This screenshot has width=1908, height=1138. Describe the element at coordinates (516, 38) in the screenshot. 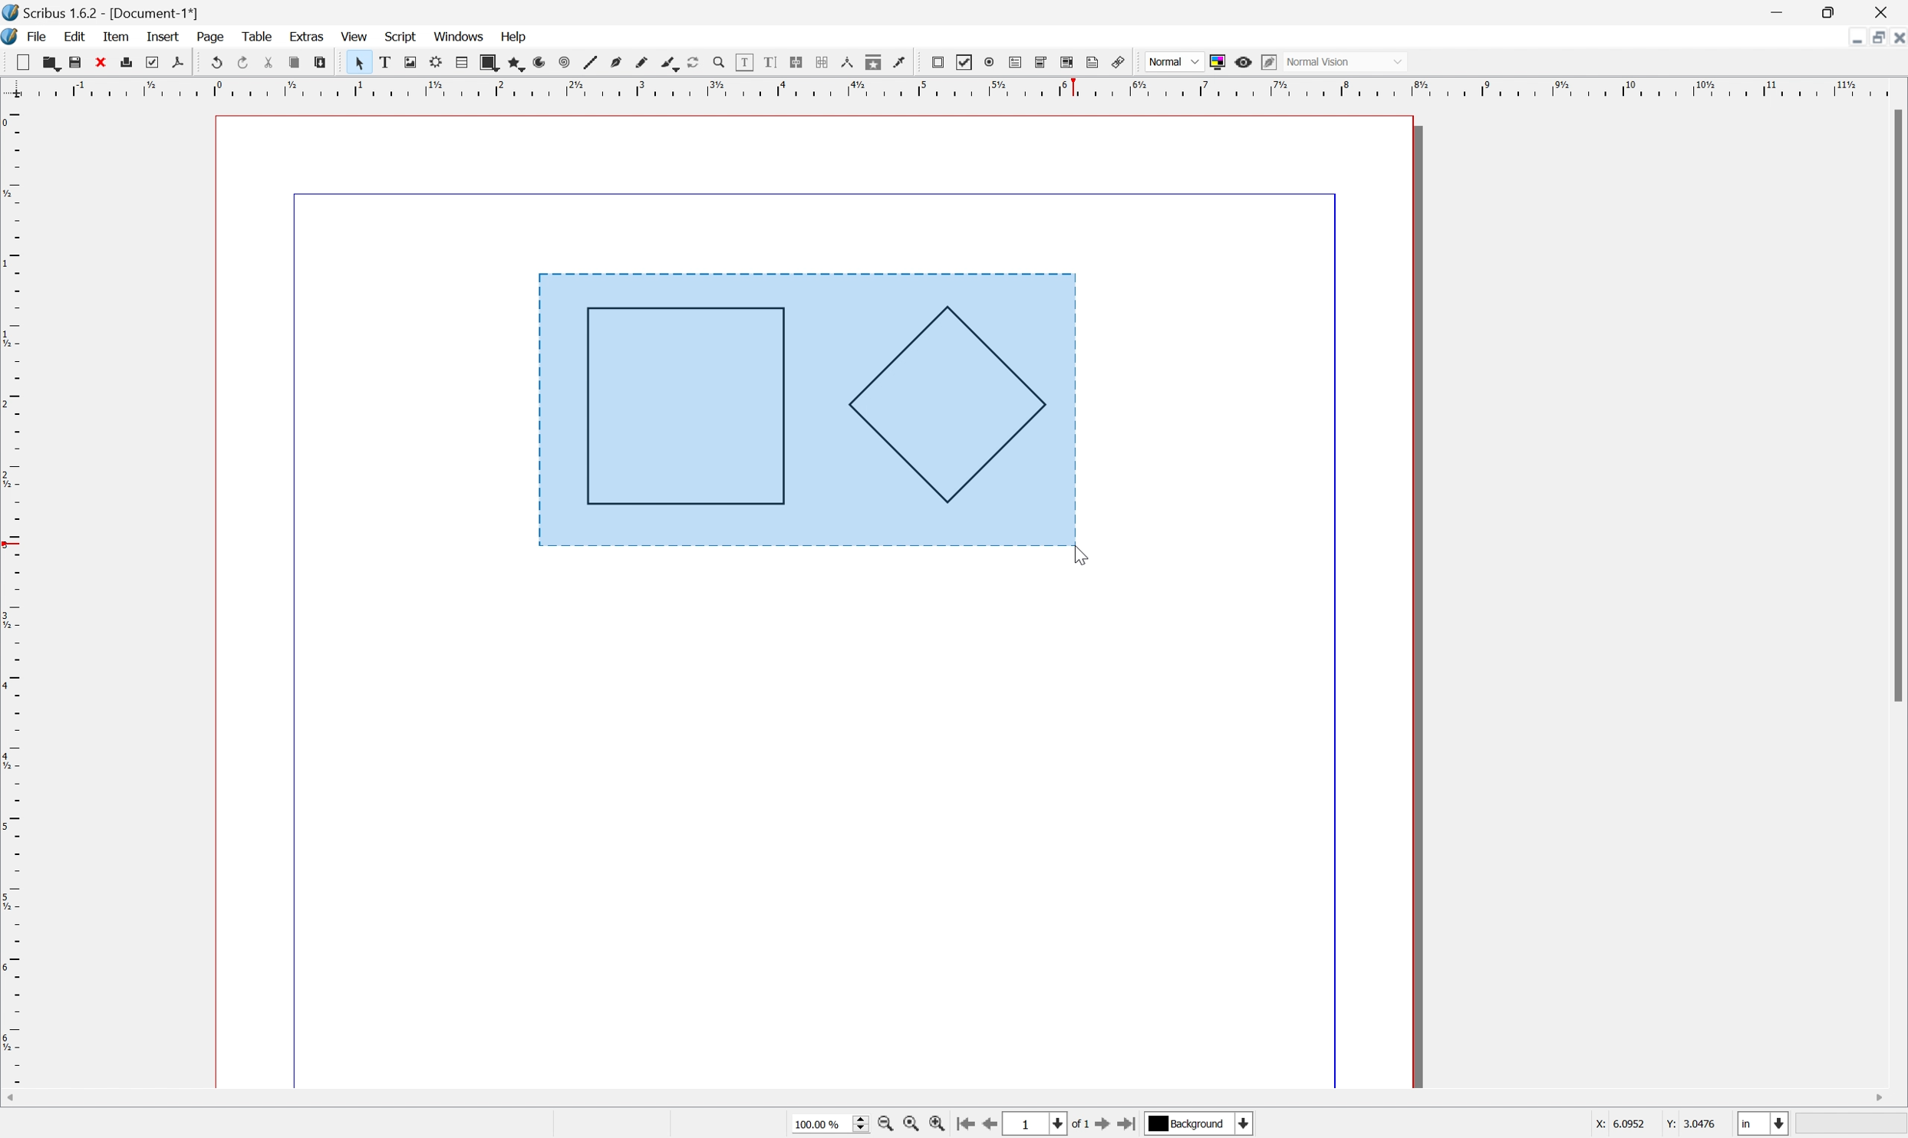

I see `help` at that location.